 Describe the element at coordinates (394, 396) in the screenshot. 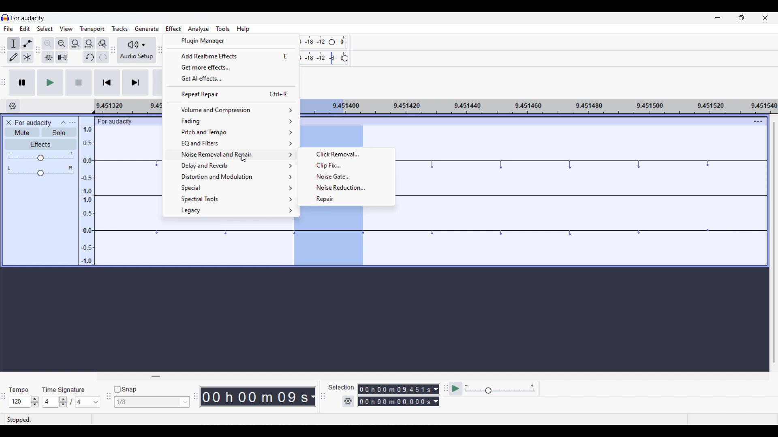

I see `Selection duration` at that location.